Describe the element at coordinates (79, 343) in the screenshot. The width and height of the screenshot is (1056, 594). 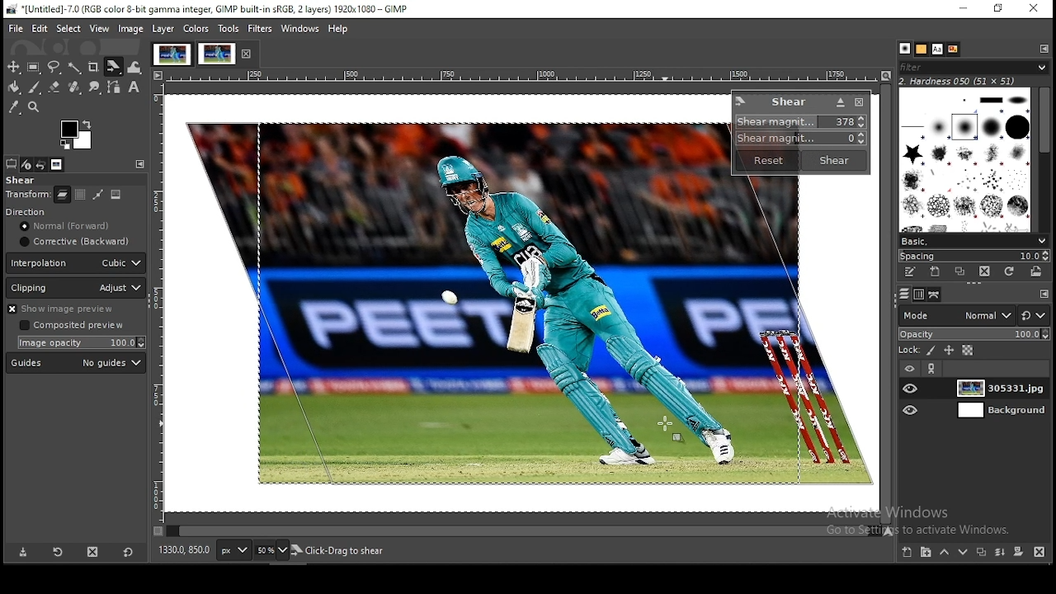
I see `image opacity` at that location.